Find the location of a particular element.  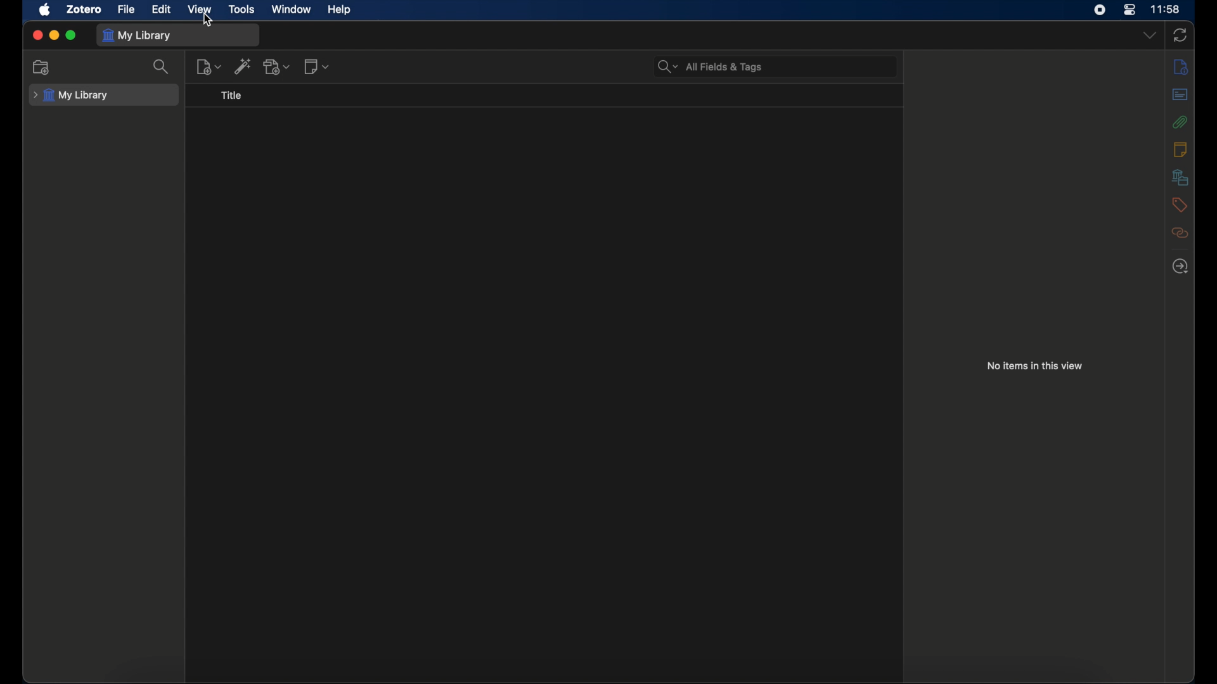

maximize is located at coordinates (71, 35).